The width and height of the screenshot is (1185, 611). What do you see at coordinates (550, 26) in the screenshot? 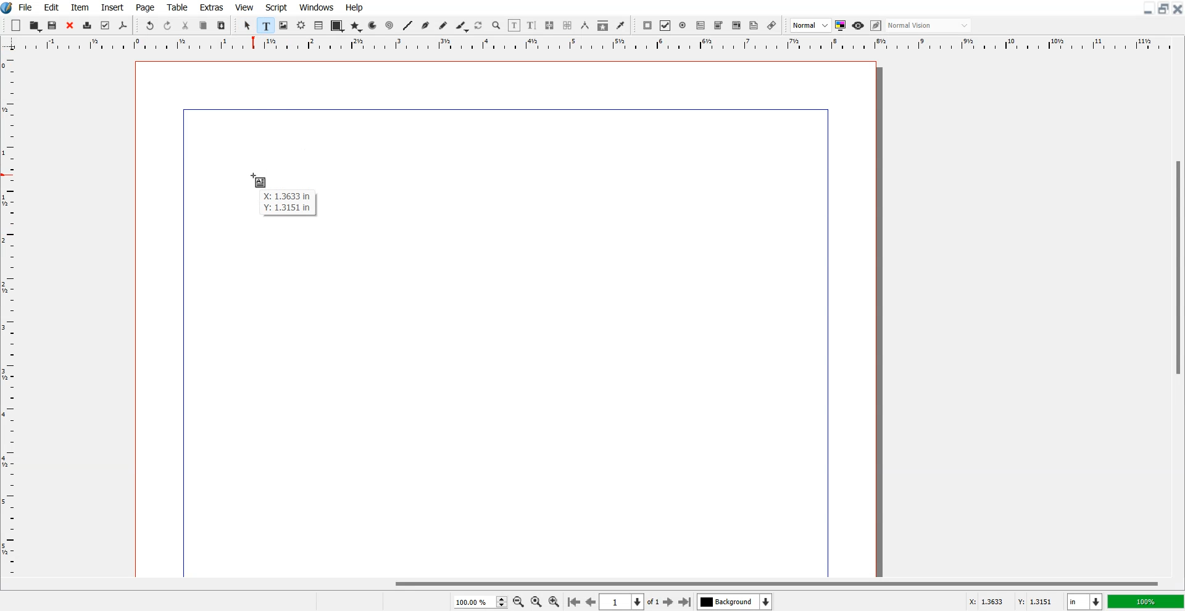
I see `Link text frame` at bounding box center [550, 26].